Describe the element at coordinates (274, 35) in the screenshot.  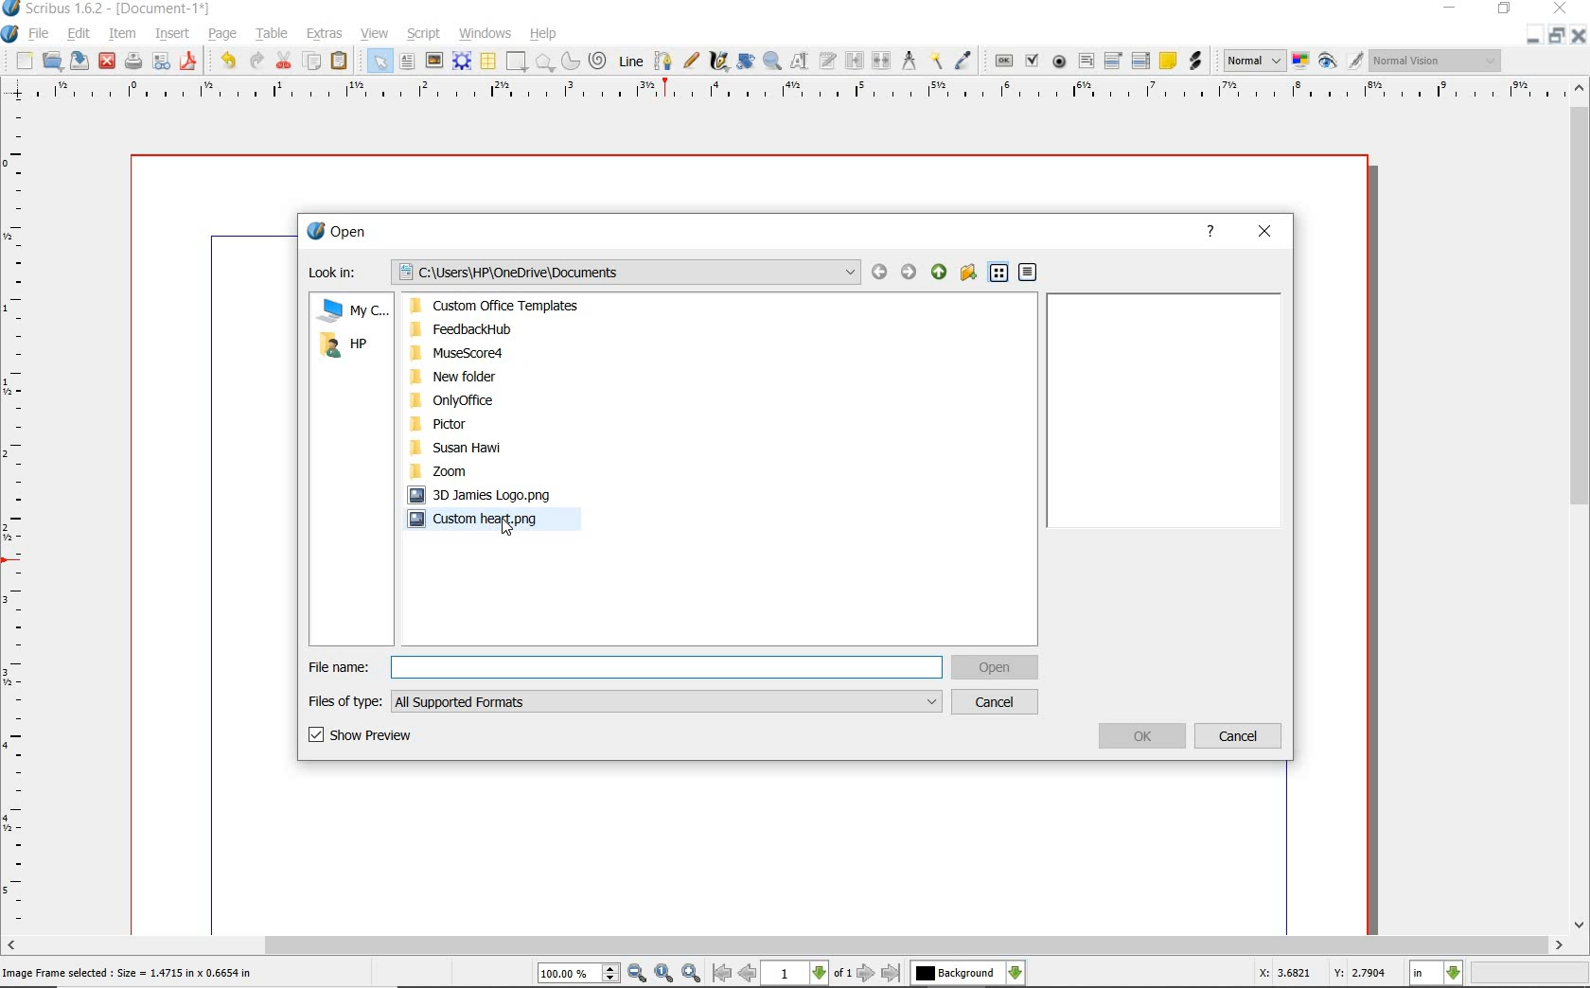
I see `table` at that location.